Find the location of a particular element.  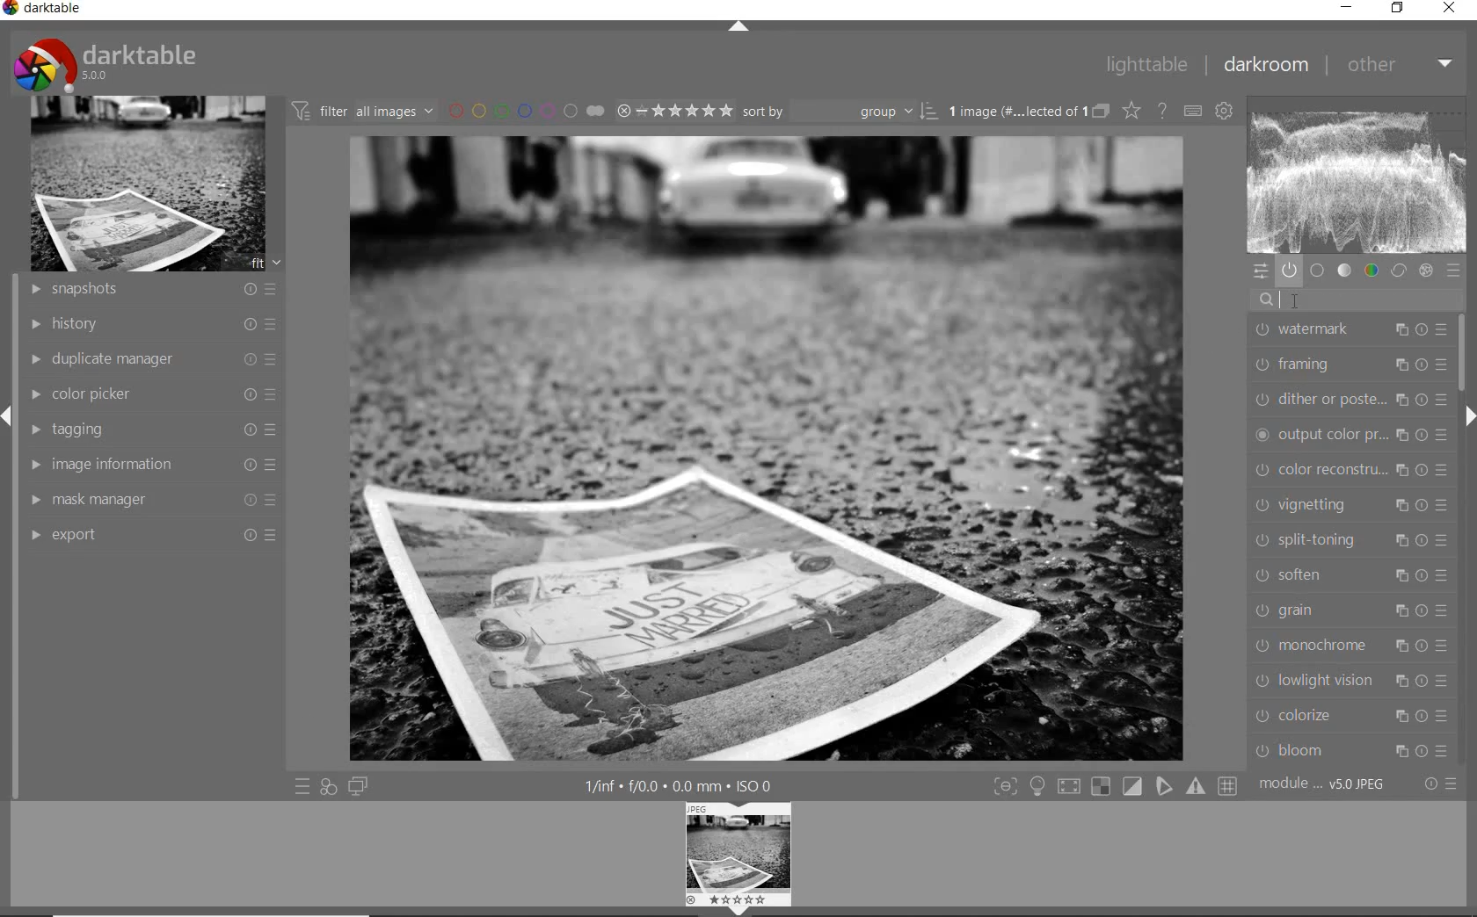

darktable is located at coordinates (107, 63).